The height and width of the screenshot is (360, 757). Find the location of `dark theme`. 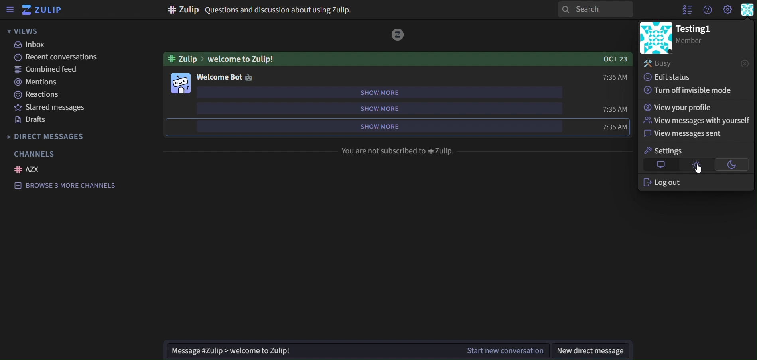

dark theme is located at coordinates (732, 166).